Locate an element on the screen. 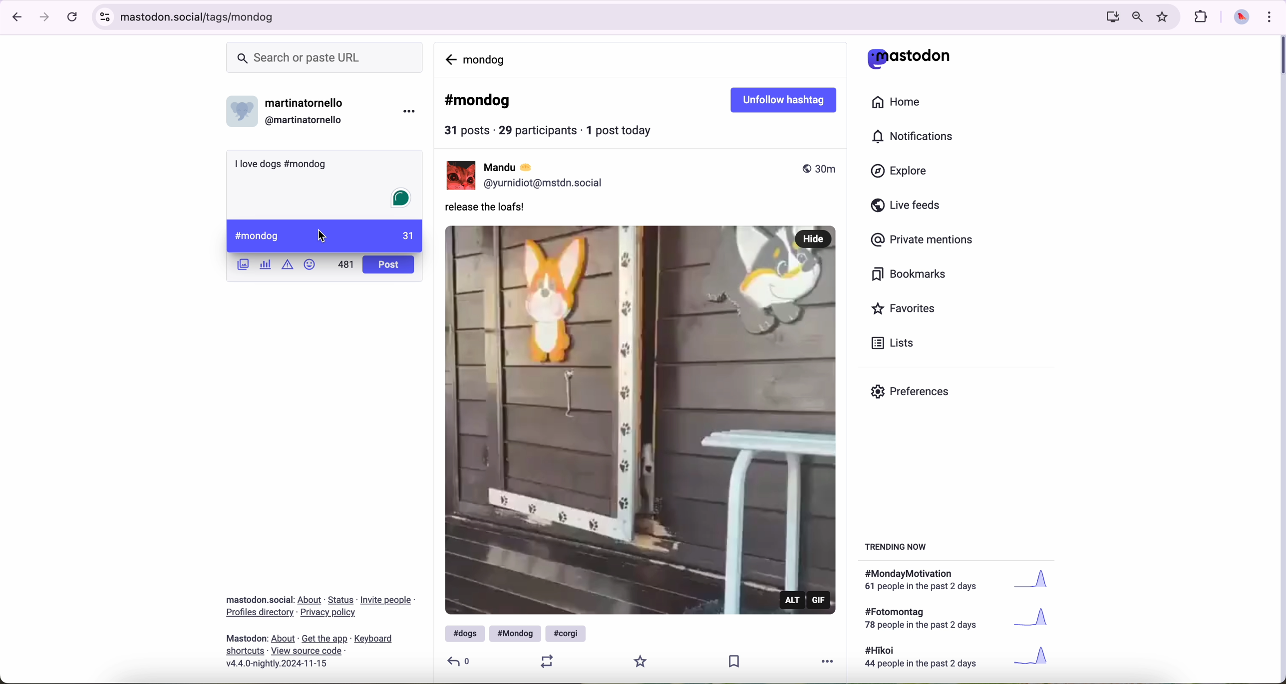 This screenshot has width=1286, height=684. 500 is located at coordinates (345, 264).